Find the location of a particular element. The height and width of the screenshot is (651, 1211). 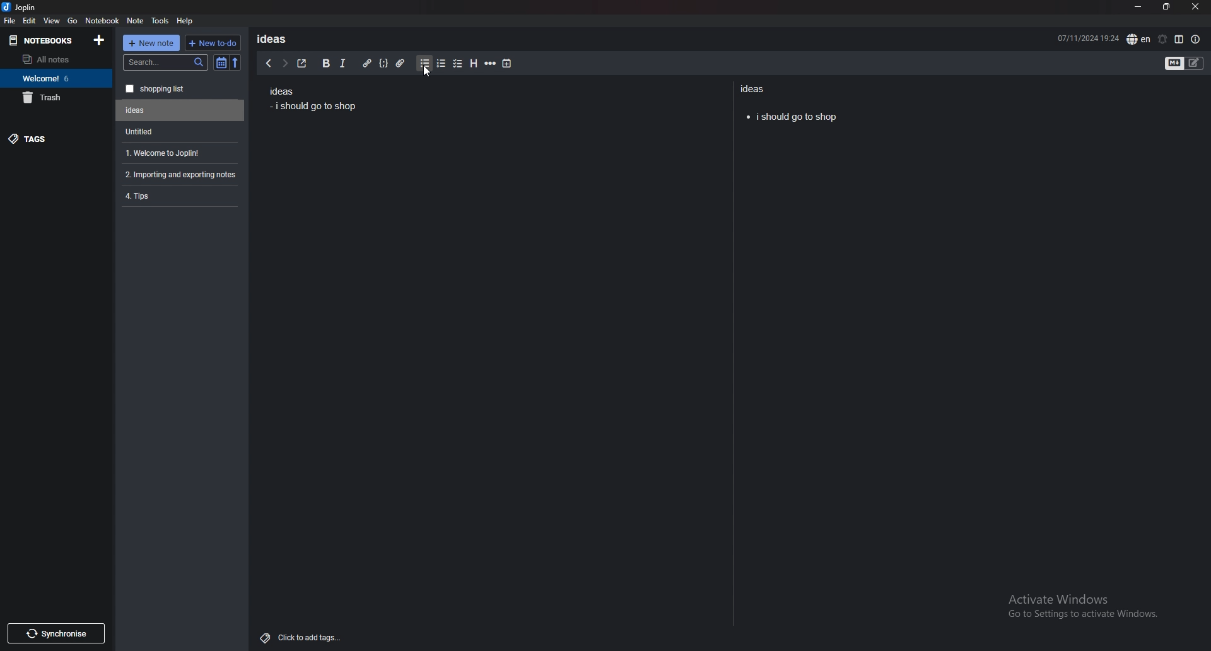

toggle sort order is located at coordinates (221, 64).